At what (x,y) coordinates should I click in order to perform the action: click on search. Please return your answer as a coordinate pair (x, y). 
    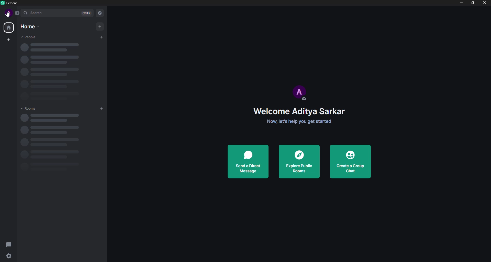
    Looking at the image, I should click on (58, 14).